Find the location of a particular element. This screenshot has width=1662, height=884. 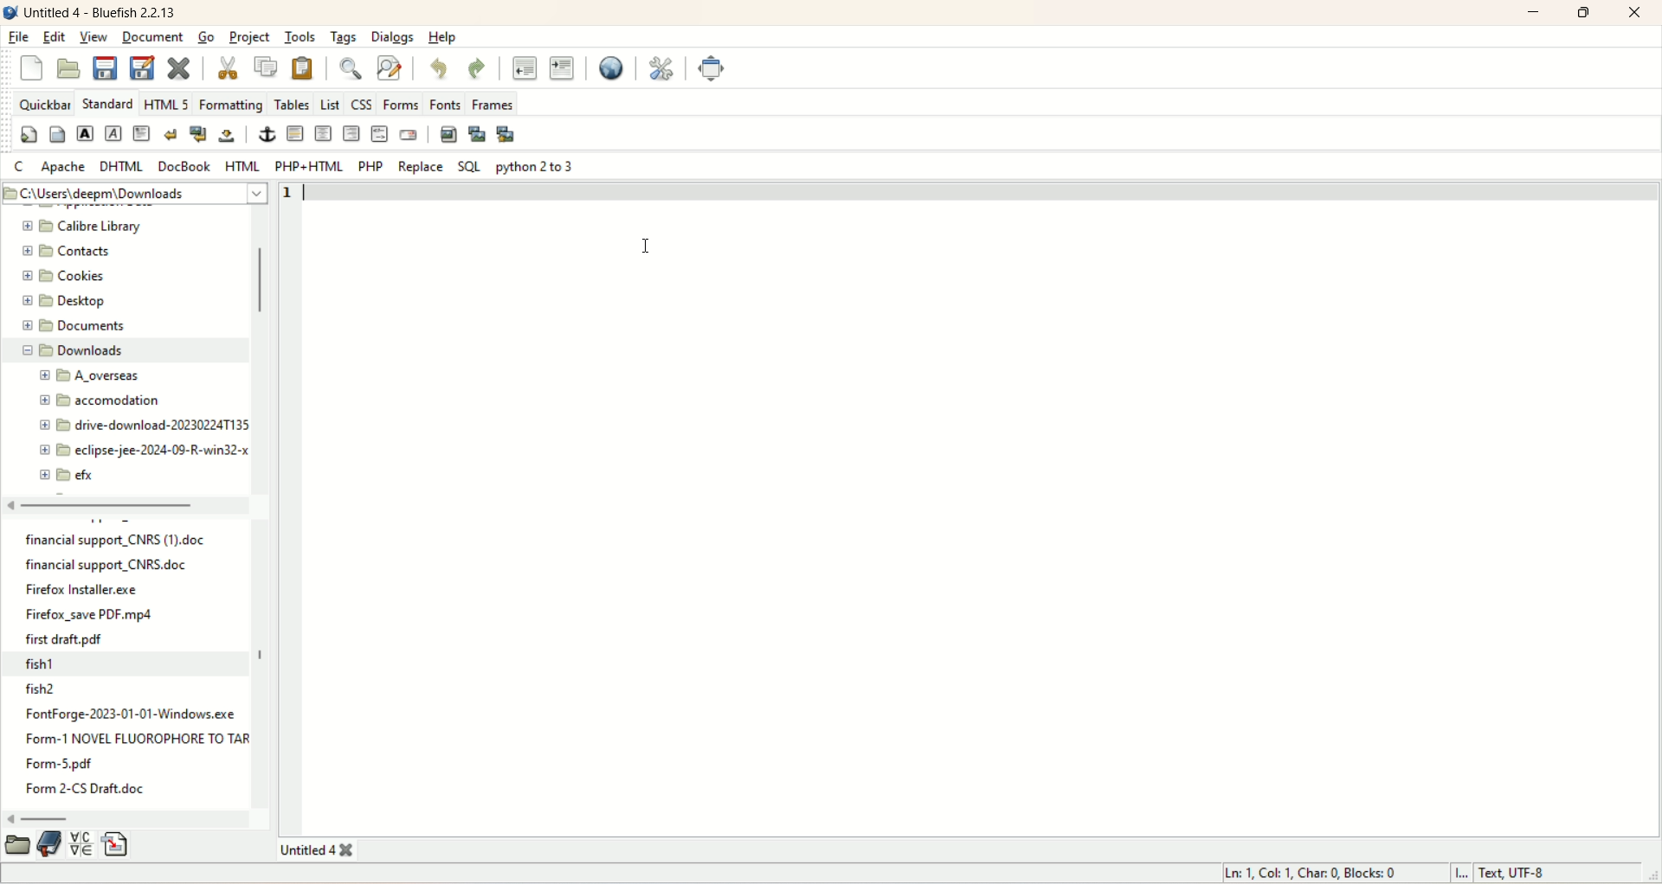

insert thumbnail is located at coordinates (479, 135).